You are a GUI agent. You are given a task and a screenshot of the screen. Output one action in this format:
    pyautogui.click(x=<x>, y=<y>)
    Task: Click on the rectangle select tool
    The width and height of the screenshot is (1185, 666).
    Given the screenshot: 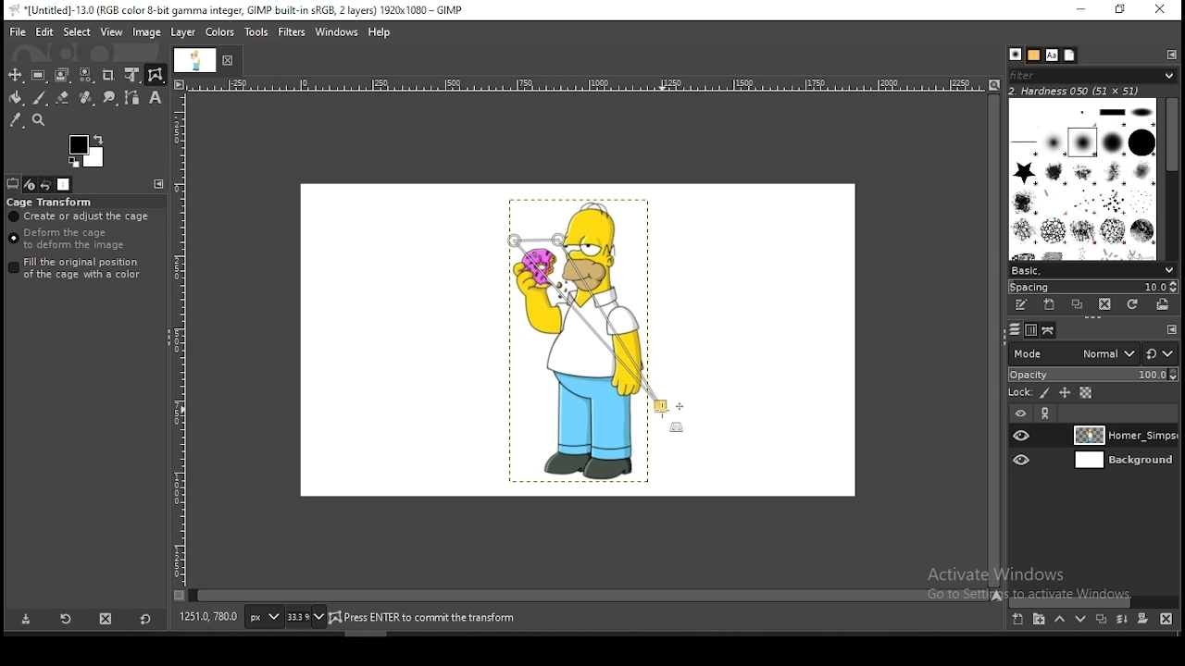 What is the action you would take?
    pyautogui.click(x=39, y=75)
    